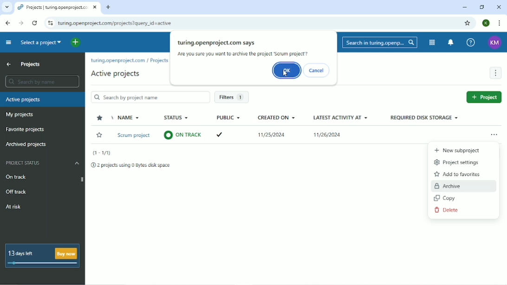 The width and height of the screenshot is (507, 285). What do you see at coordinates (494, 43) in the screenshot?
I see `KM` at bounding box center [494, 43].